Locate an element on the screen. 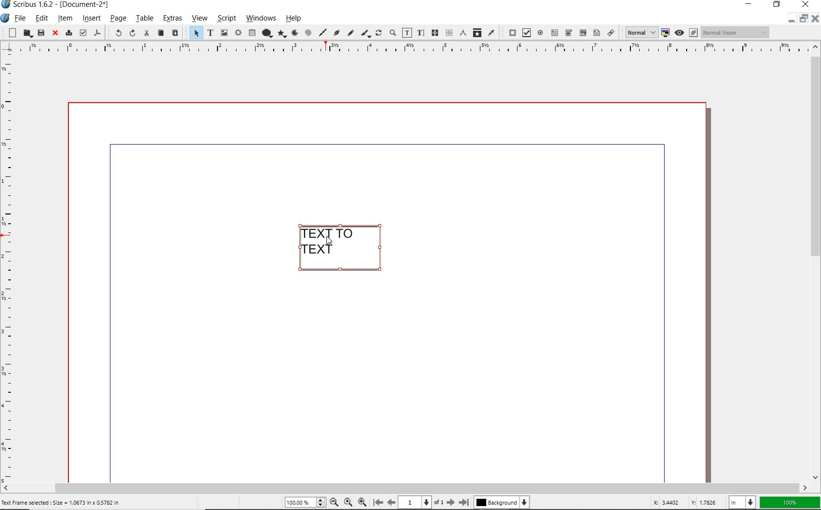 Image resolution: width=821 pixels, height=510 pixels. spiral is located at coordinates (307, 32).